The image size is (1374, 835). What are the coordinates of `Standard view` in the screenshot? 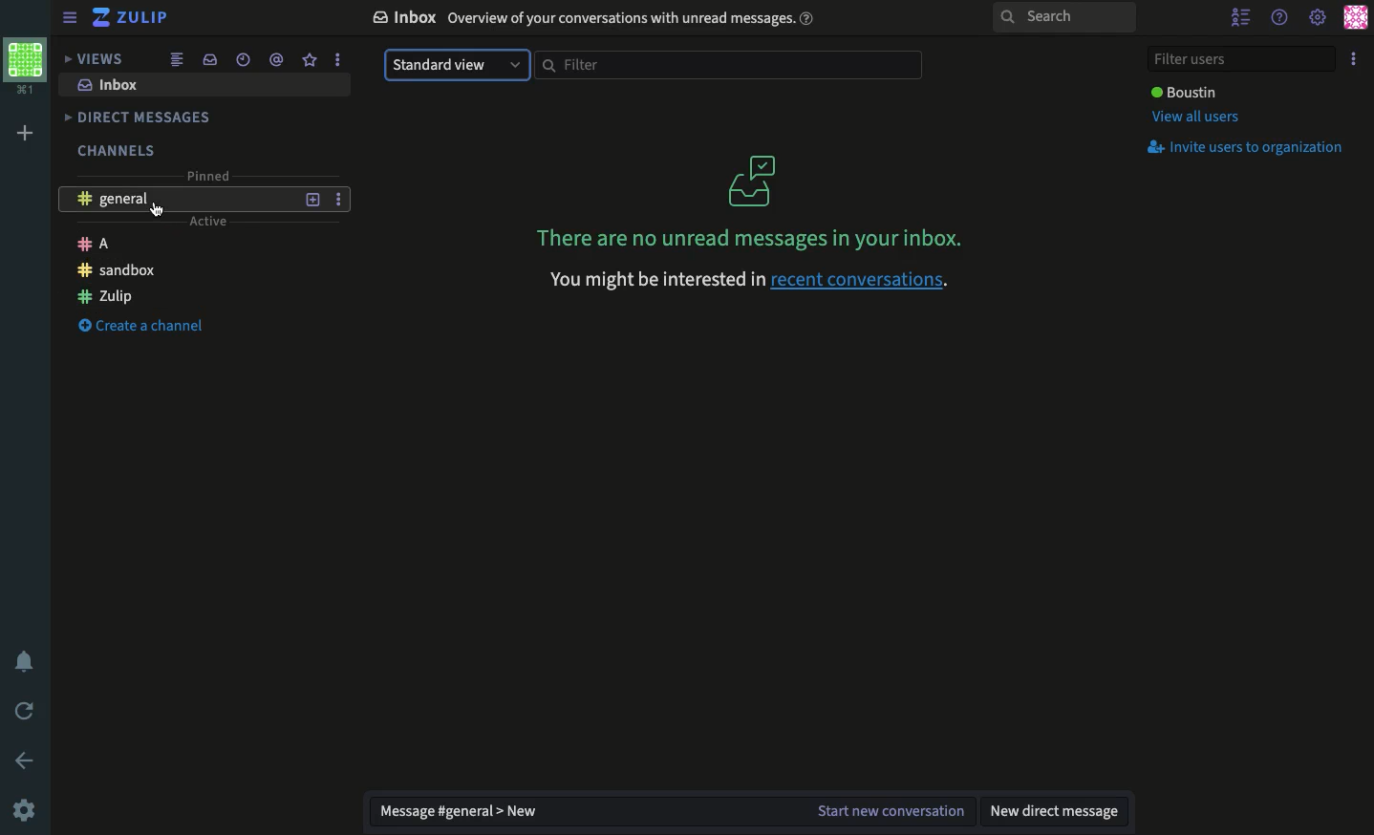 It's located at (457, 65).